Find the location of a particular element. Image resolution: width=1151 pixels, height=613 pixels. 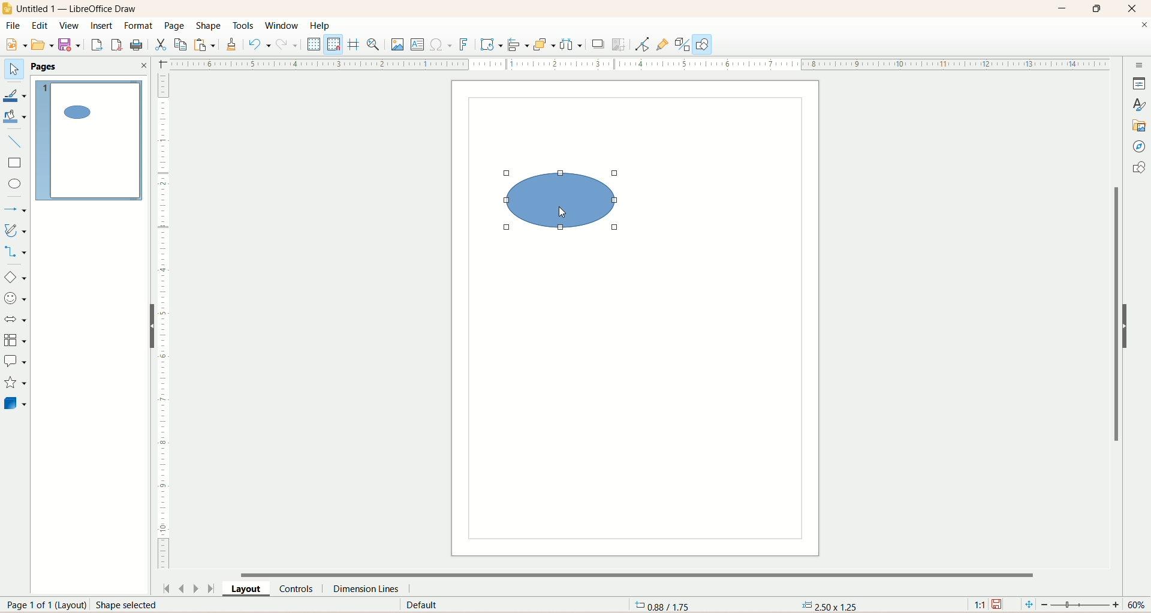

last page is located at coordinates (215, 588).